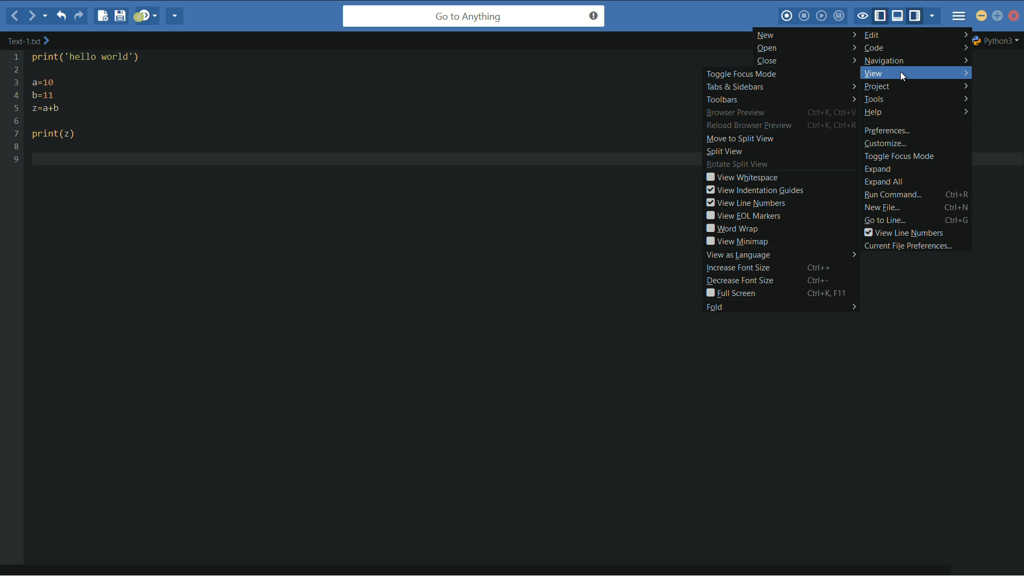 The image size is (1024, 576). I want to click on increase font size, so click(738, 268).